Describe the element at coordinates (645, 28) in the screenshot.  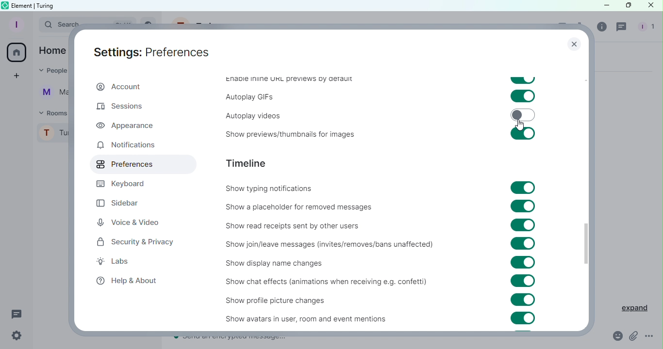
I see `People` at that location.